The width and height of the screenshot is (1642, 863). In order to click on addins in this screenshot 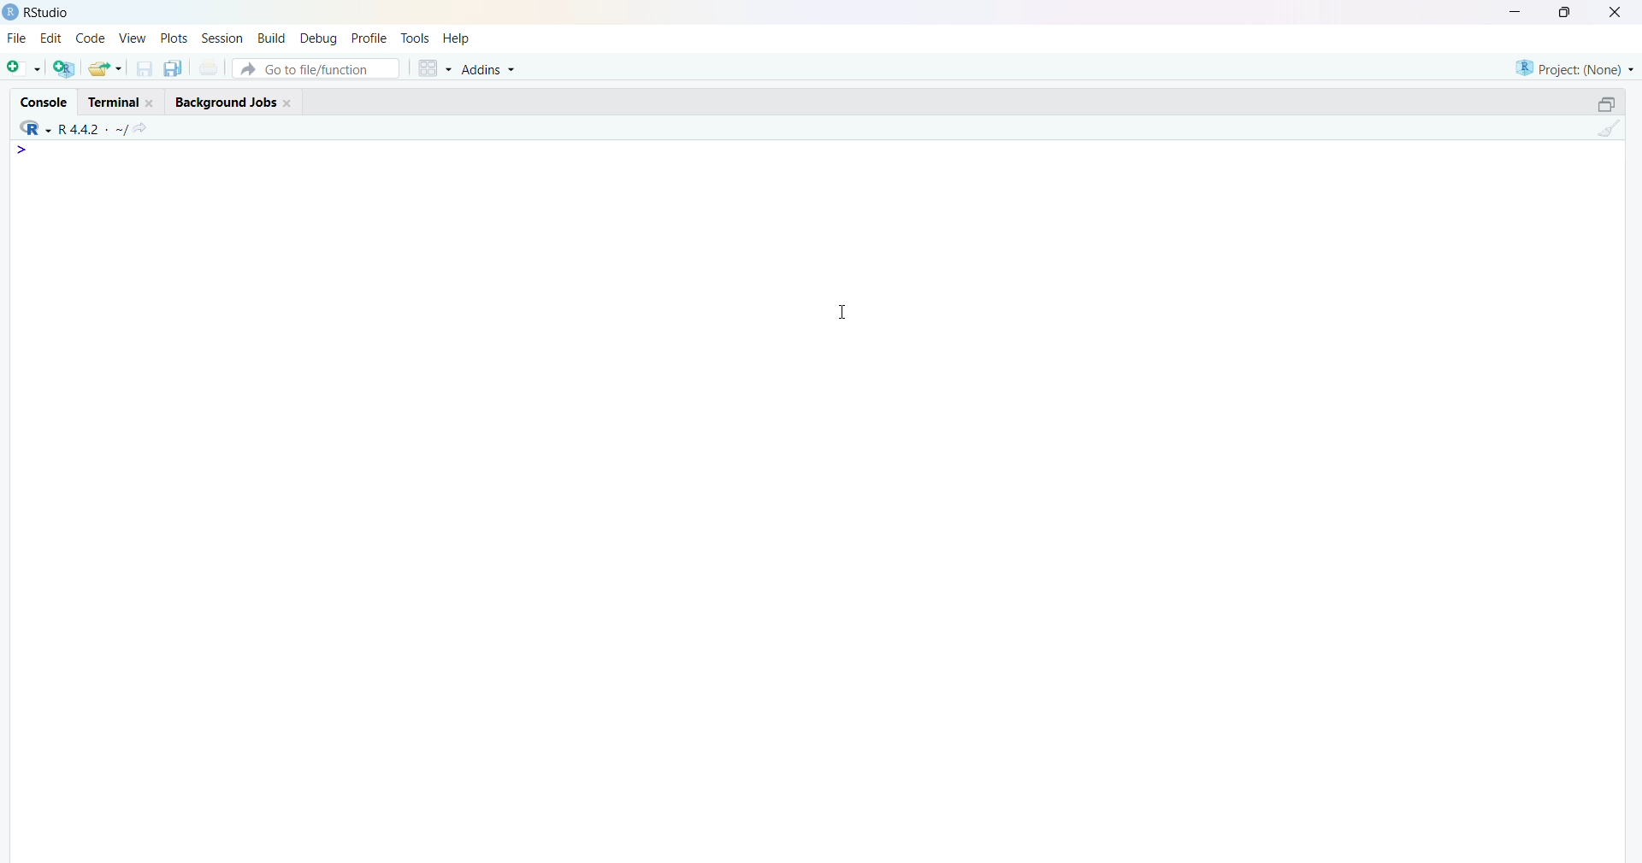, I will do `click(490, 70)`.